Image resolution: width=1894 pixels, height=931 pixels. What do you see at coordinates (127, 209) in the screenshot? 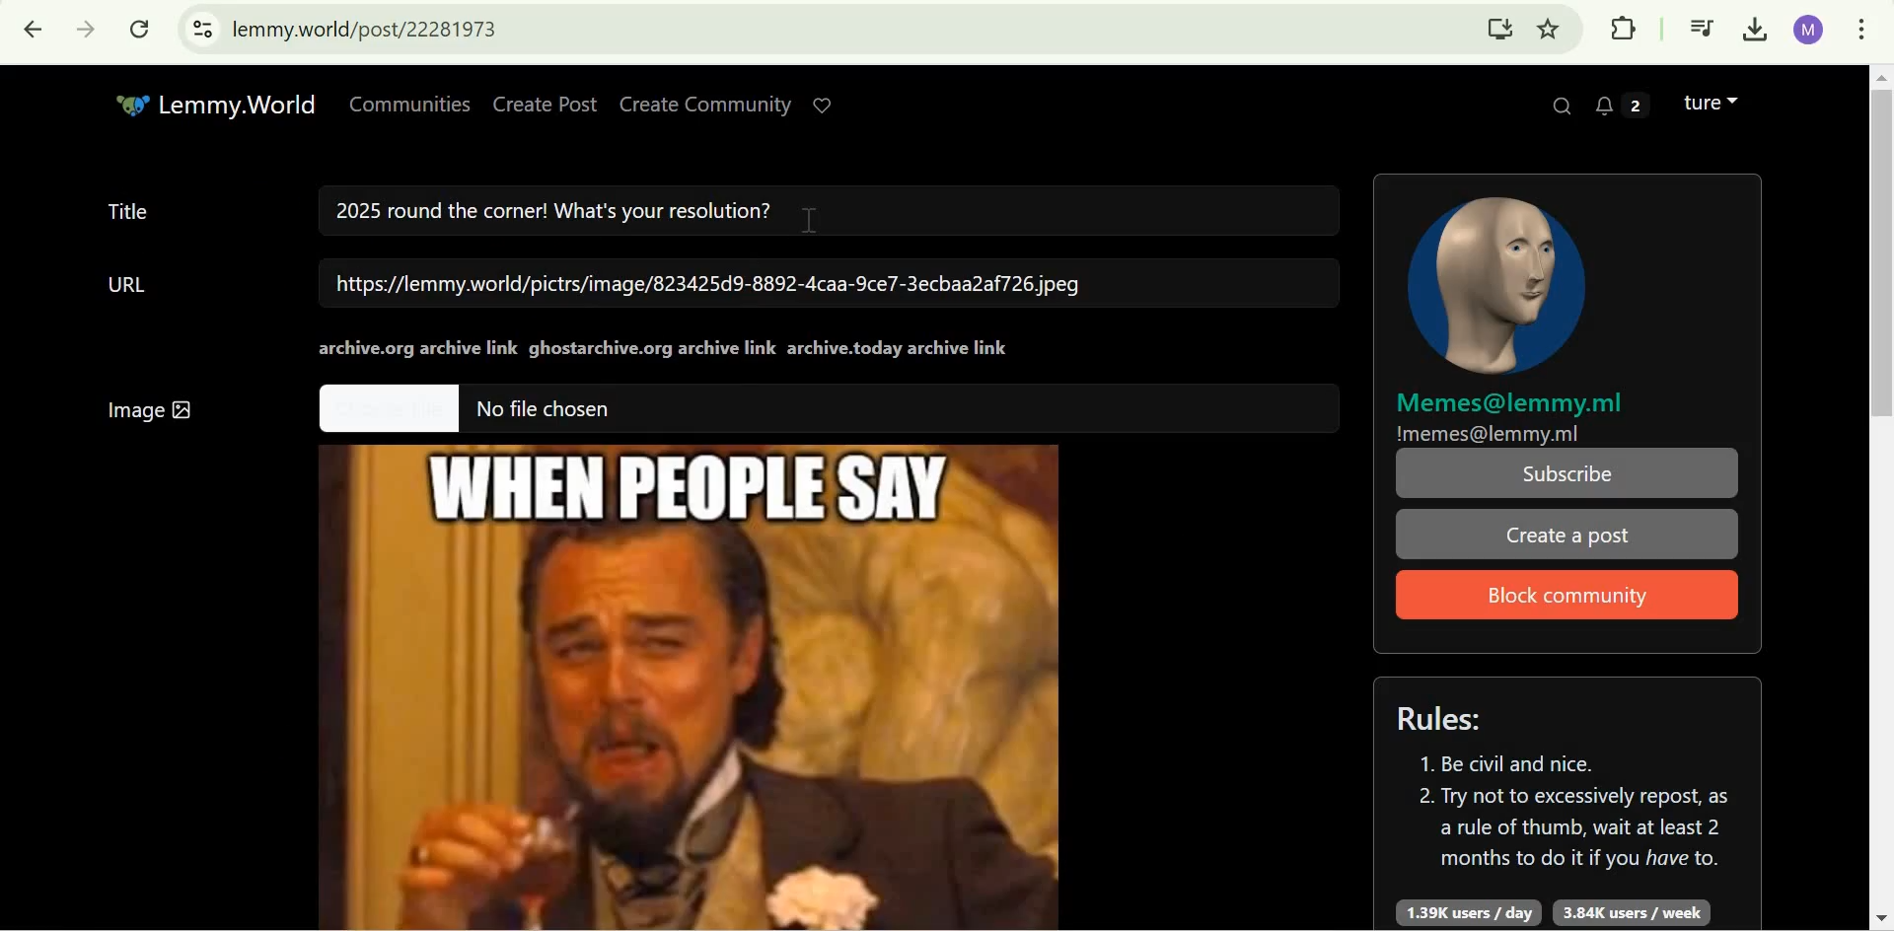
I see `Title` at bounding box center [127, 209].